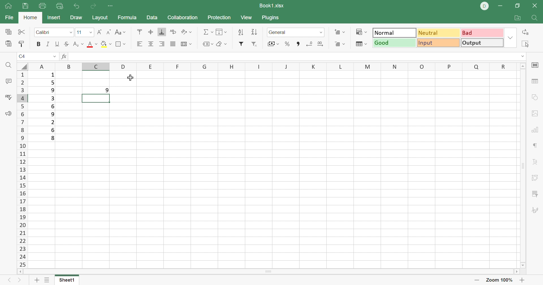  What do you see at coordinates (520, 264) in the screenshot?
I see `Scroll Down` at bounding box center [520, 264].